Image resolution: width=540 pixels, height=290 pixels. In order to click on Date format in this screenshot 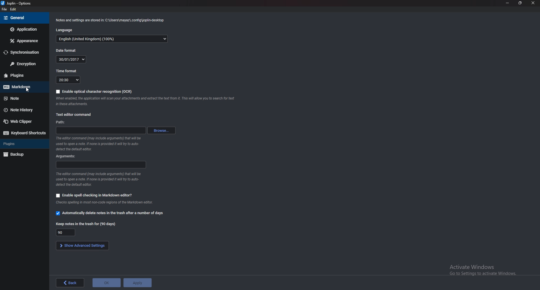, I will do `click(67, 51)`.